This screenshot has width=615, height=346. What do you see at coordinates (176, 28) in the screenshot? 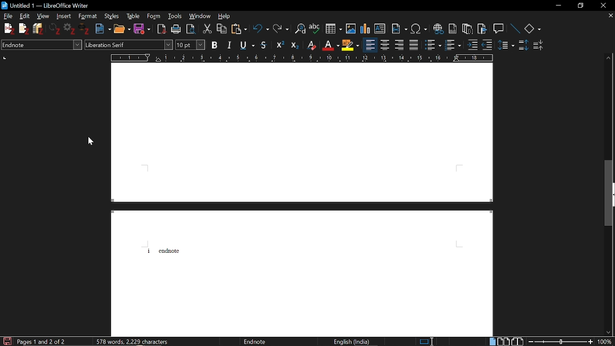
I see `Print` at bounding box center [176, 28].